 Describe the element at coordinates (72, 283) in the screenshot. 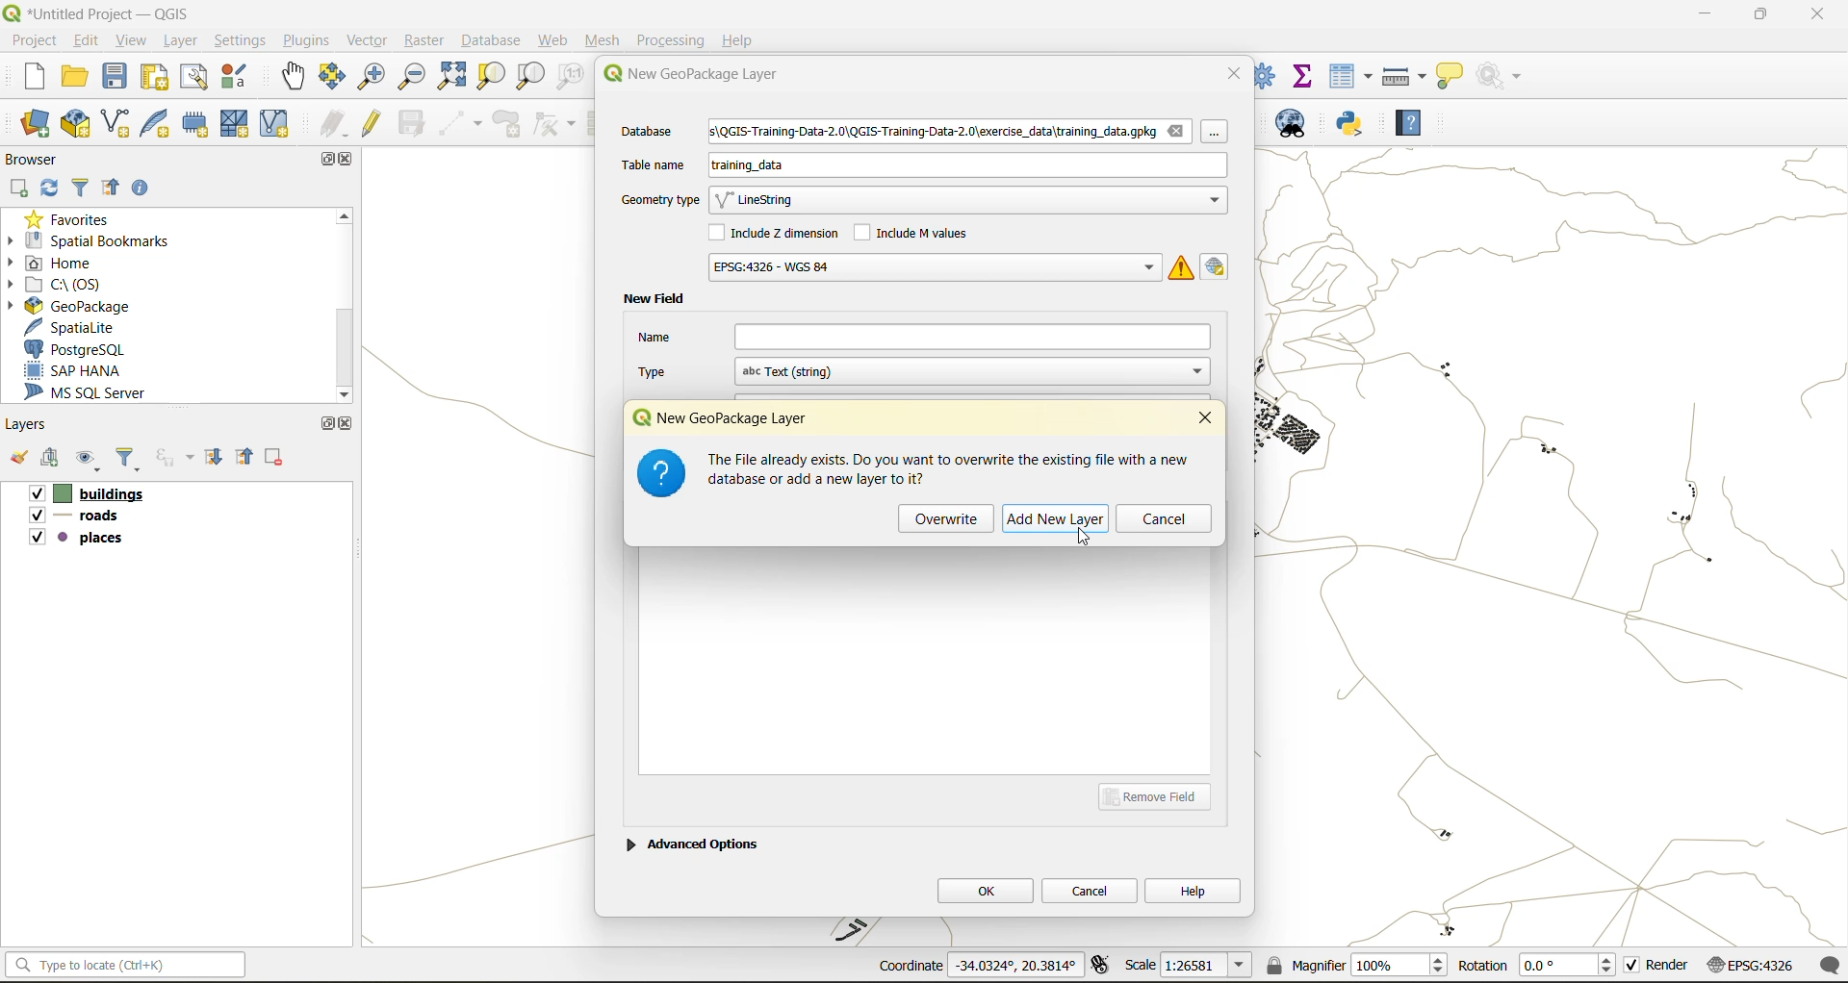

I see `c\:os` at that location.